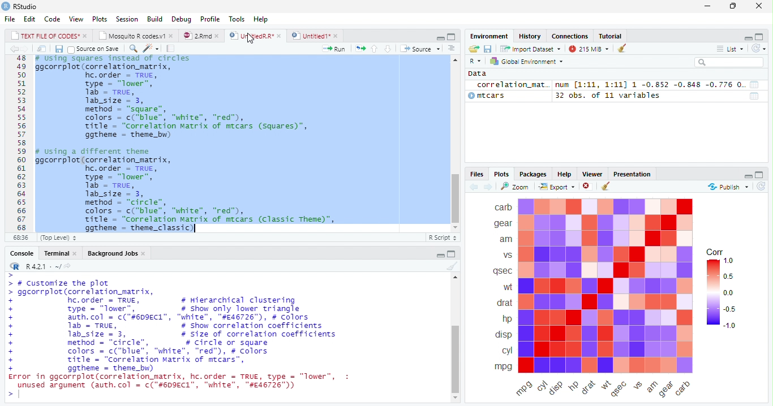 Image resolution: width=773 pixels, height=406 pixels. What do you see at coordinates (733, 7) in the screenshot?
I see `maximize` at bounding box center [733, 7].